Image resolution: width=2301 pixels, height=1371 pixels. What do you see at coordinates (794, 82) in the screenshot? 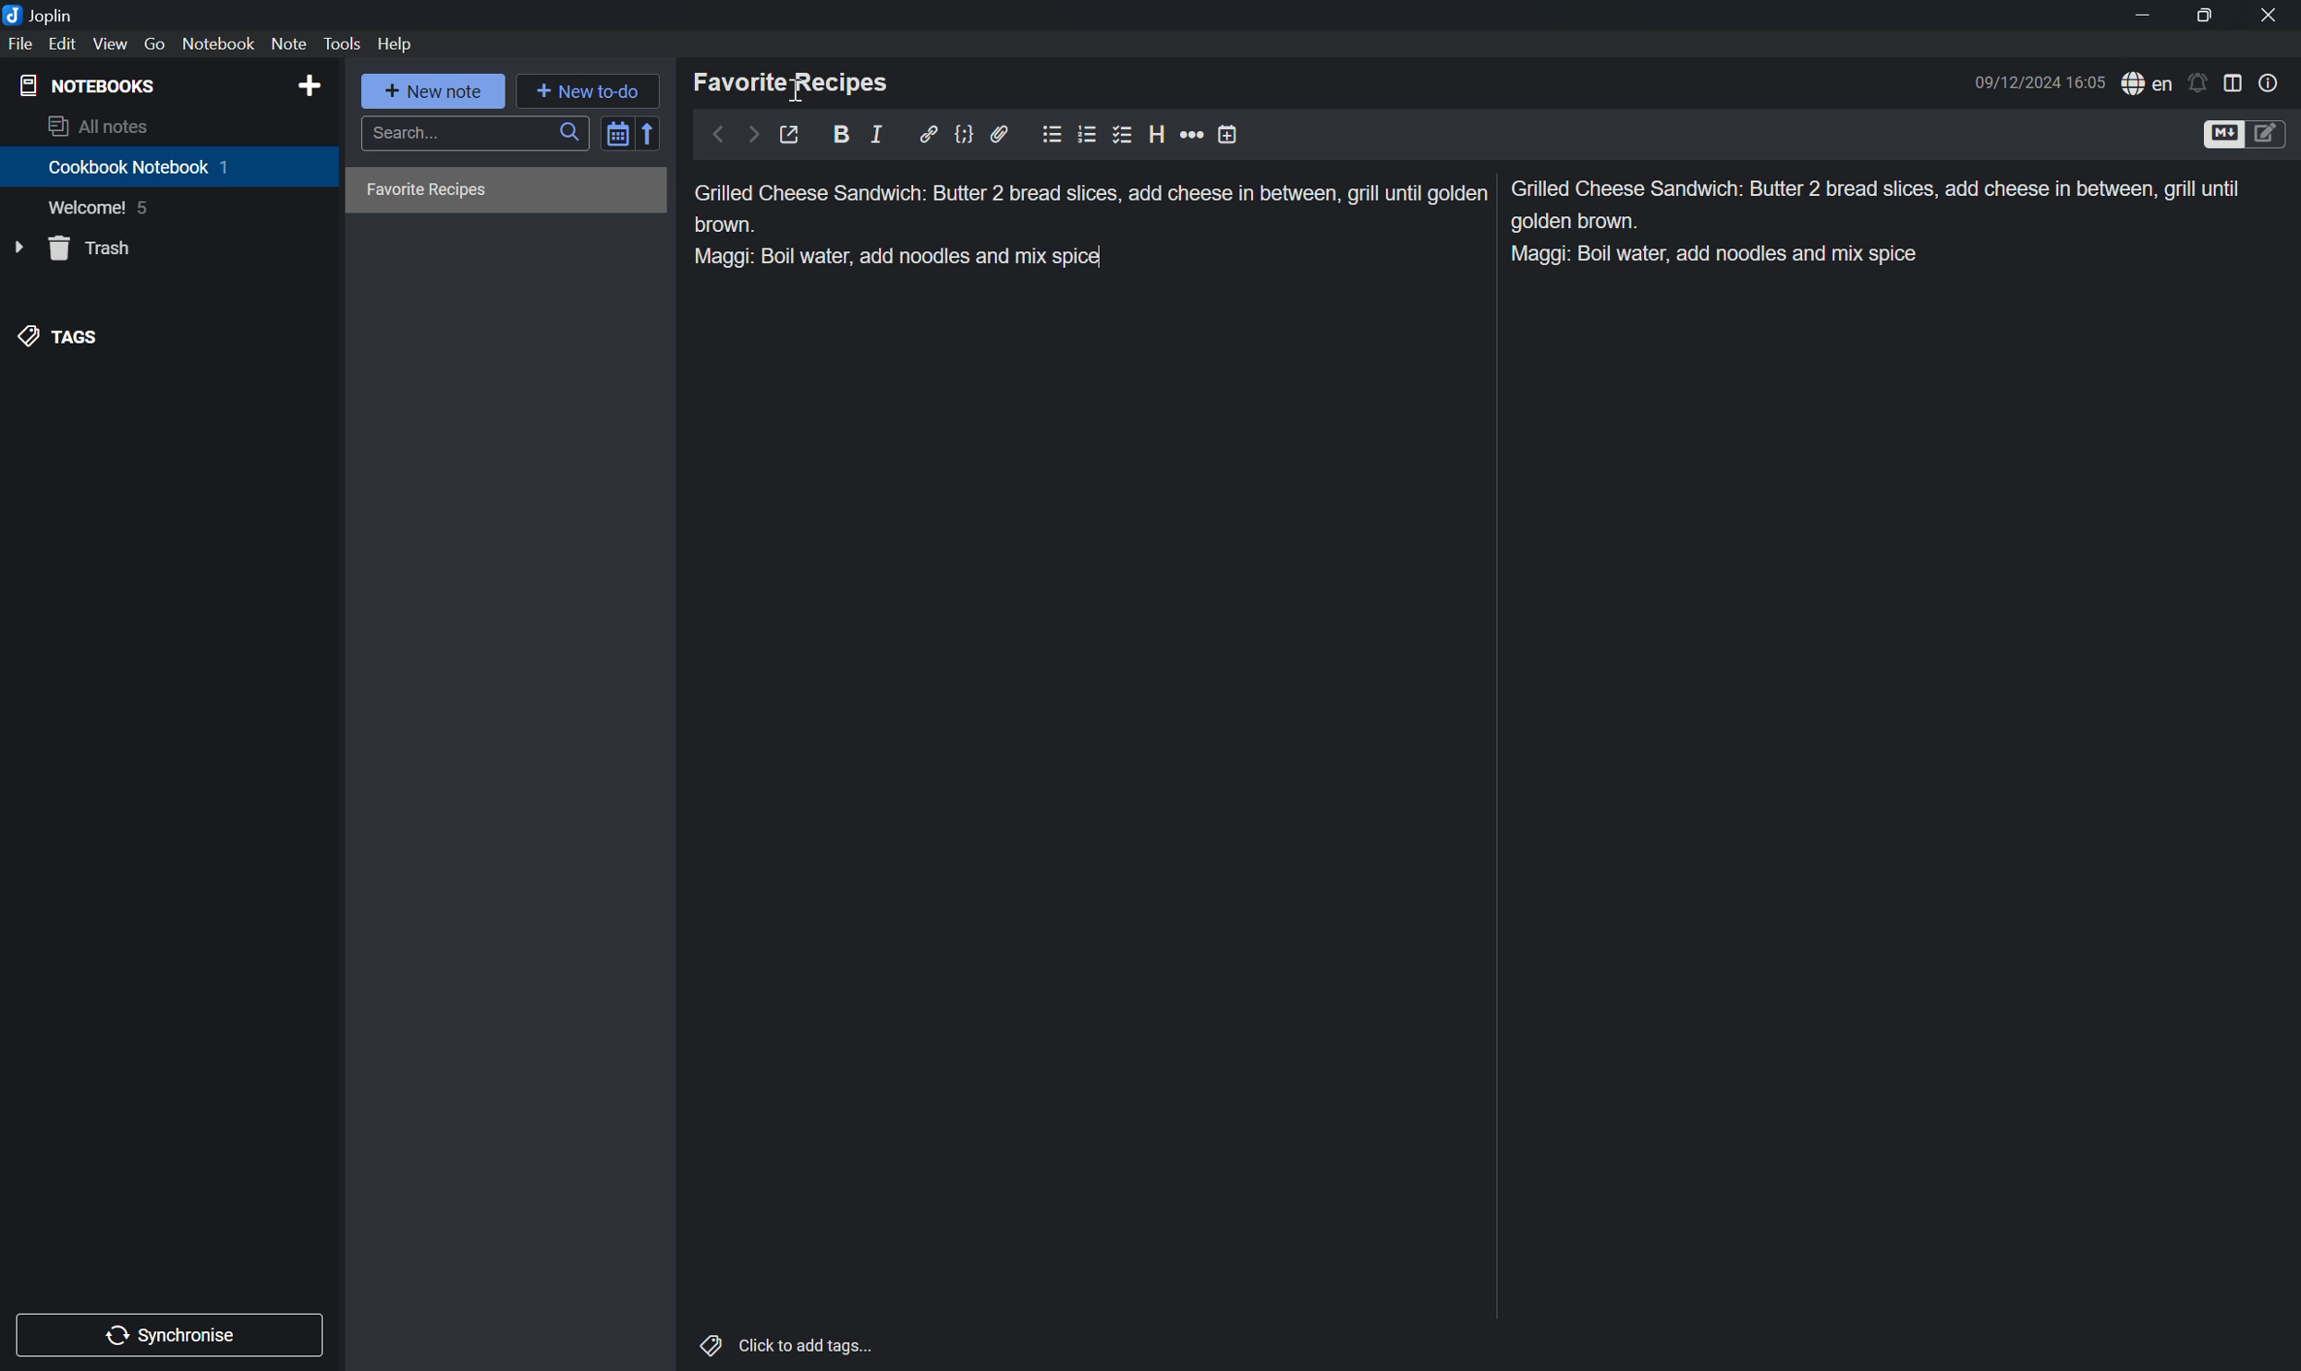
I see `Favorite Recipes` at bounding box center [794, 82].